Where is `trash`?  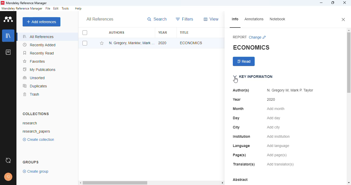
trash is located at coordinates (31, 95).